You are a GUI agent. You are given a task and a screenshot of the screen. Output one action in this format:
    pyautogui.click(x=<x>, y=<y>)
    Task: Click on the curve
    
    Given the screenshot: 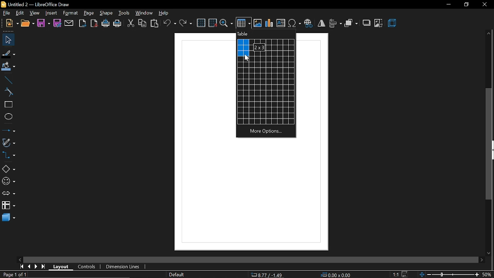 What is the action you would take?
    pyautogui.click(x=8, y=92)
    